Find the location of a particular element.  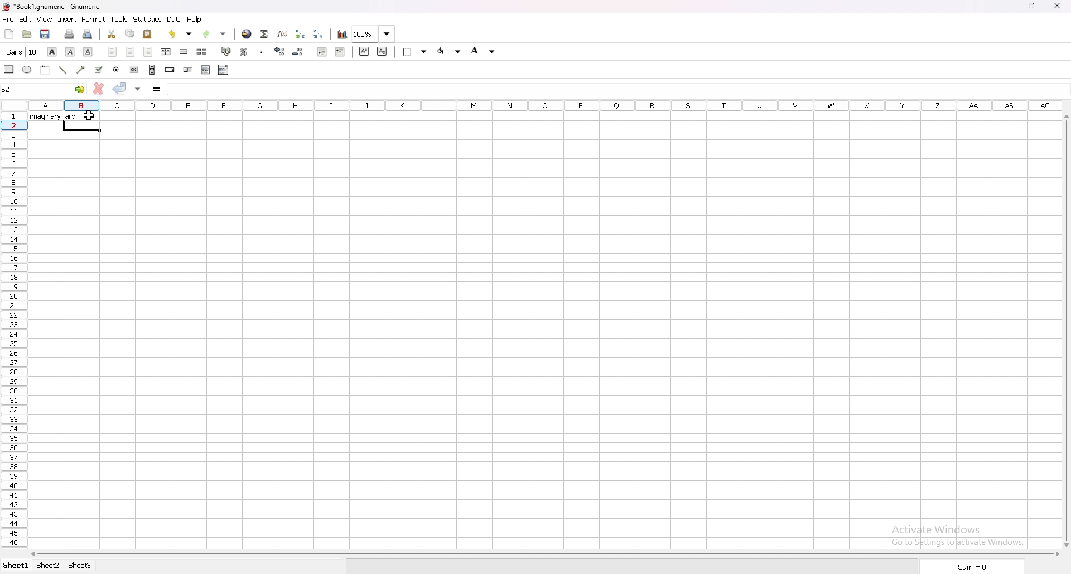

decrease indent is located at coordinates (321, 52).